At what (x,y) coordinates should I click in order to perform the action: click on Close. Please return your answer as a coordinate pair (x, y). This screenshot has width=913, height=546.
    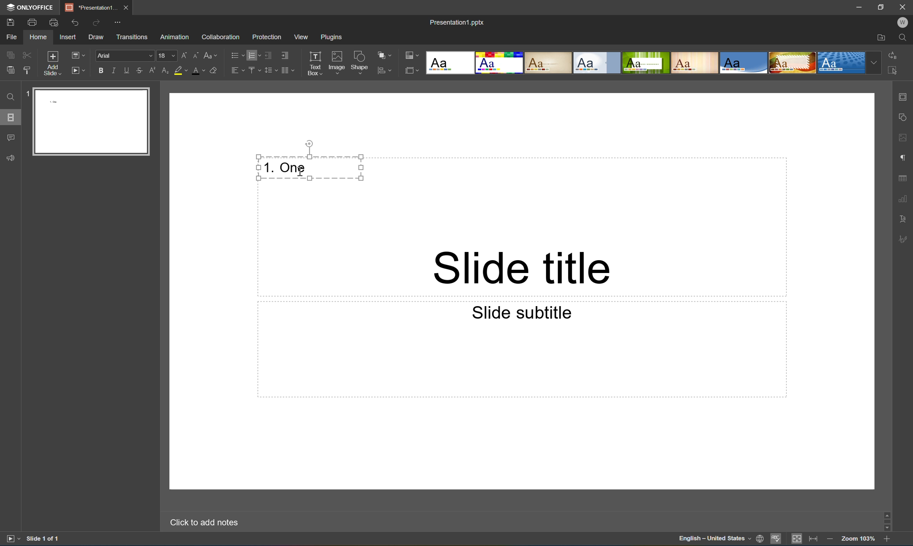
    Looking at the image, I should click on (905, 7).